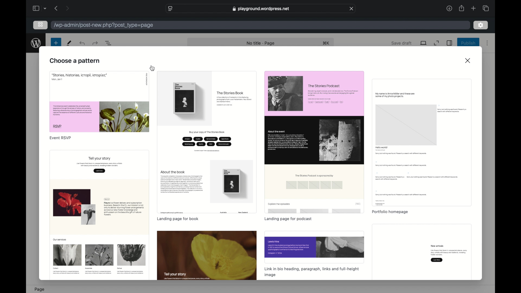 The width and height of the screenshot is (521, 293). Describe the element at coordinates (422, 252) in the screenshot. I see `preview` at that location.